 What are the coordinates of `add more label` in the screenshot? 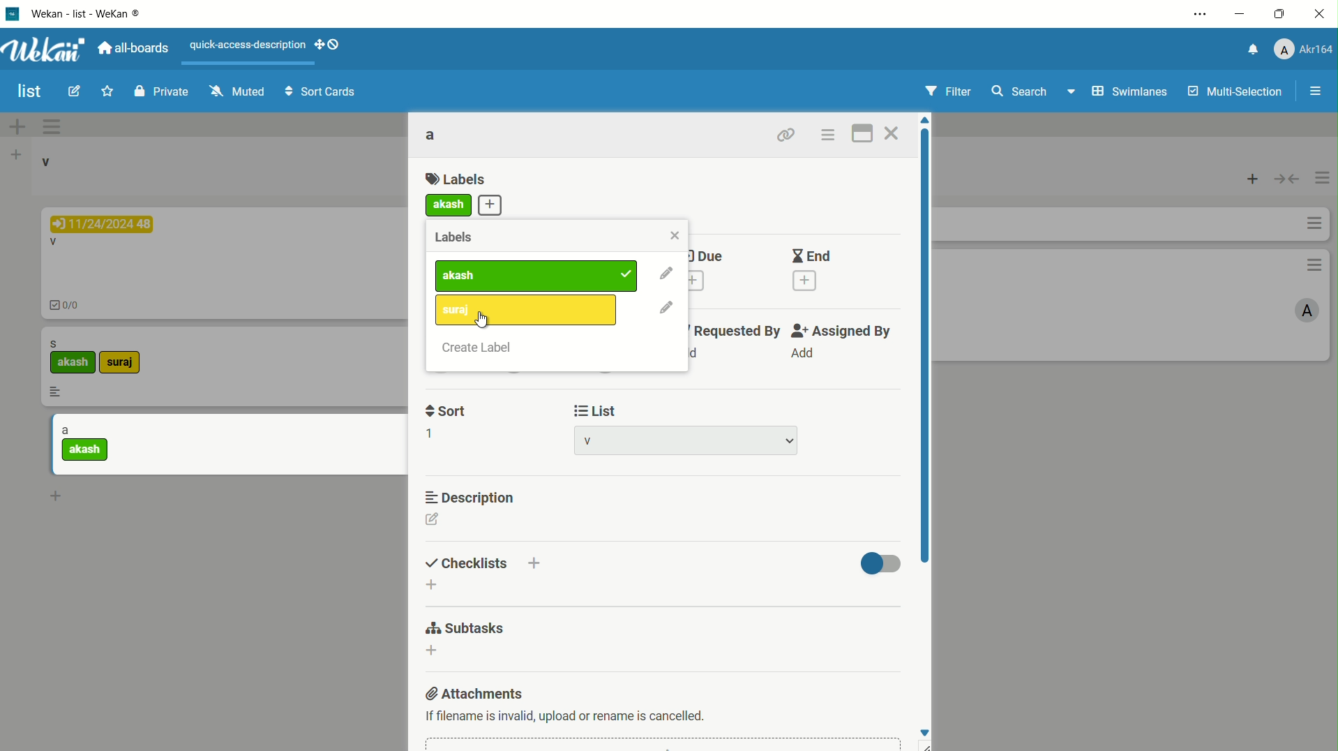 It's located at (490, 207).